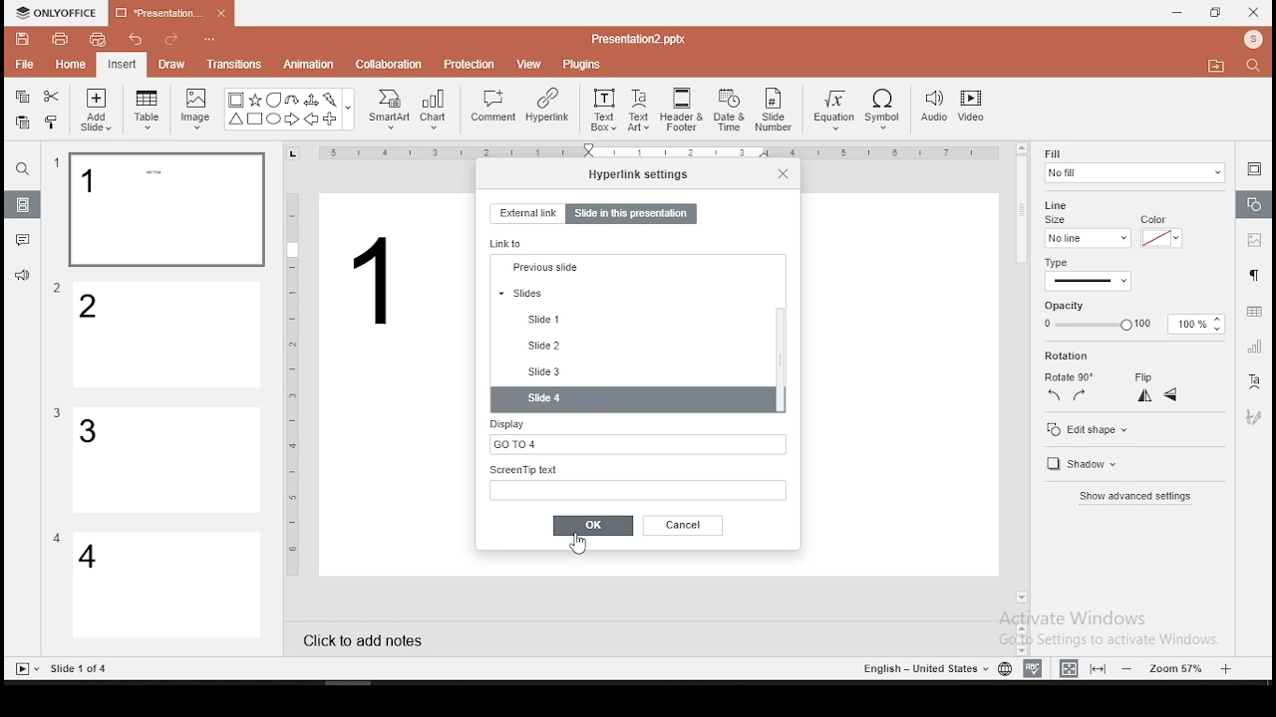  I want to click on ok, so click(593, 526).